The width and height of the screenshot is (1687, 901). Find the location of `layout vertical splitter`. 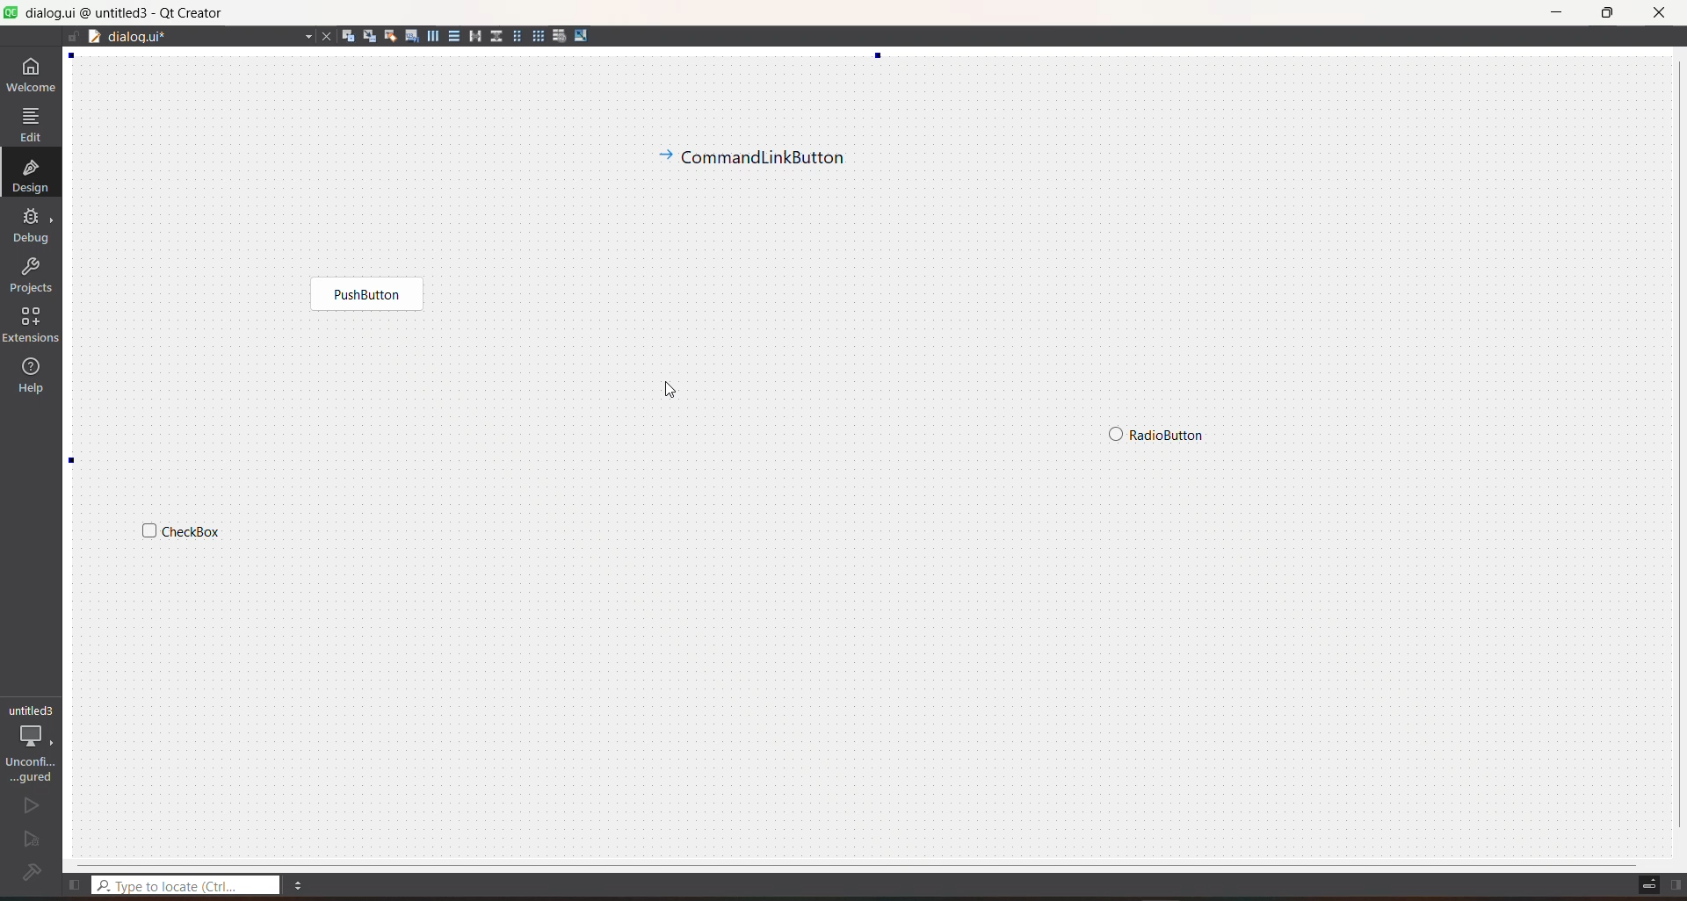

layout vertical splitter is located at coordinates (495, 37).